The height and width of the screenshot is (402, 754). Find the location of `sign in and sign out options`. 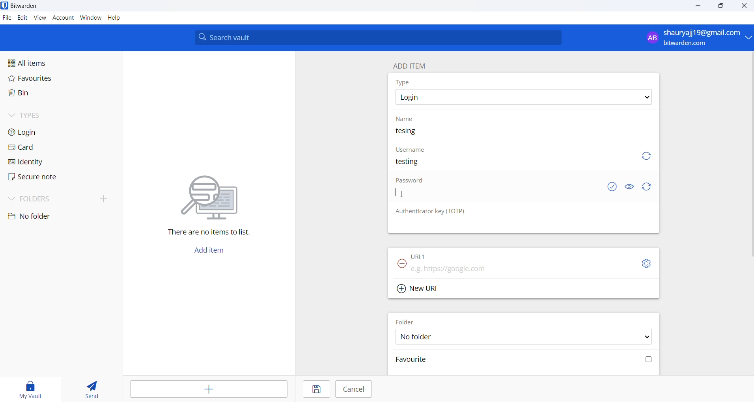

sign in and sign out options is located at coordinates (696, 38).